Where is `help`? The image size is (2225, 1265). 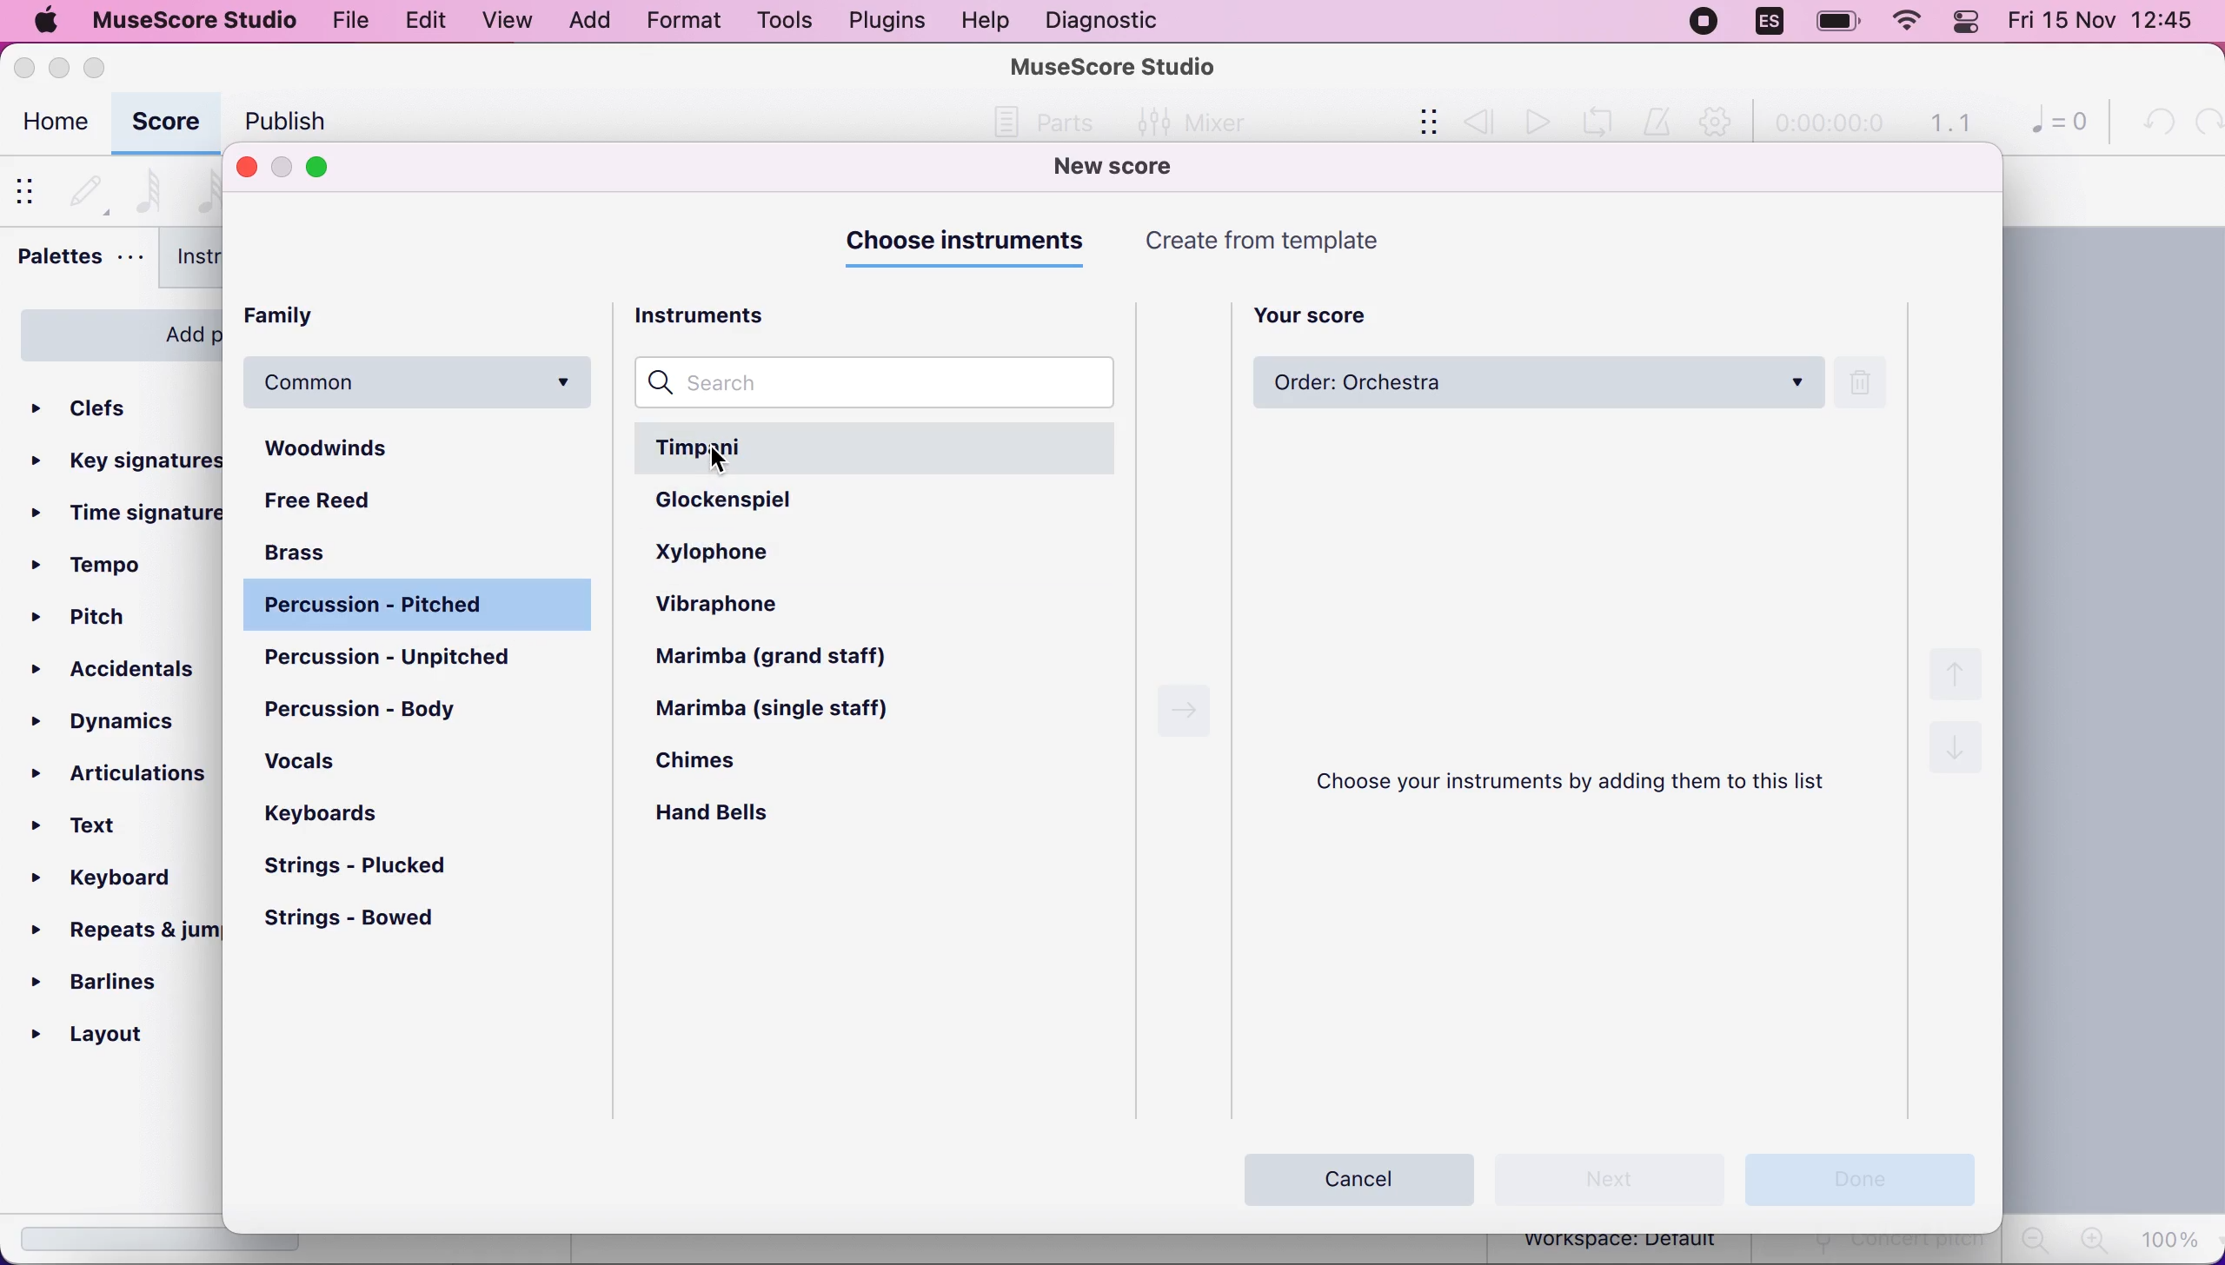
help is located at coordinates (985, 21).